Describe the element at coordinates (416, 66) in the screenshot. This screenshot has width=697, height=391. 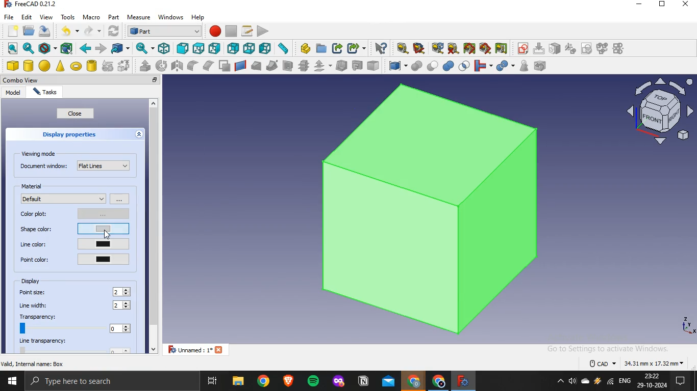
I see `boolean` at that location.